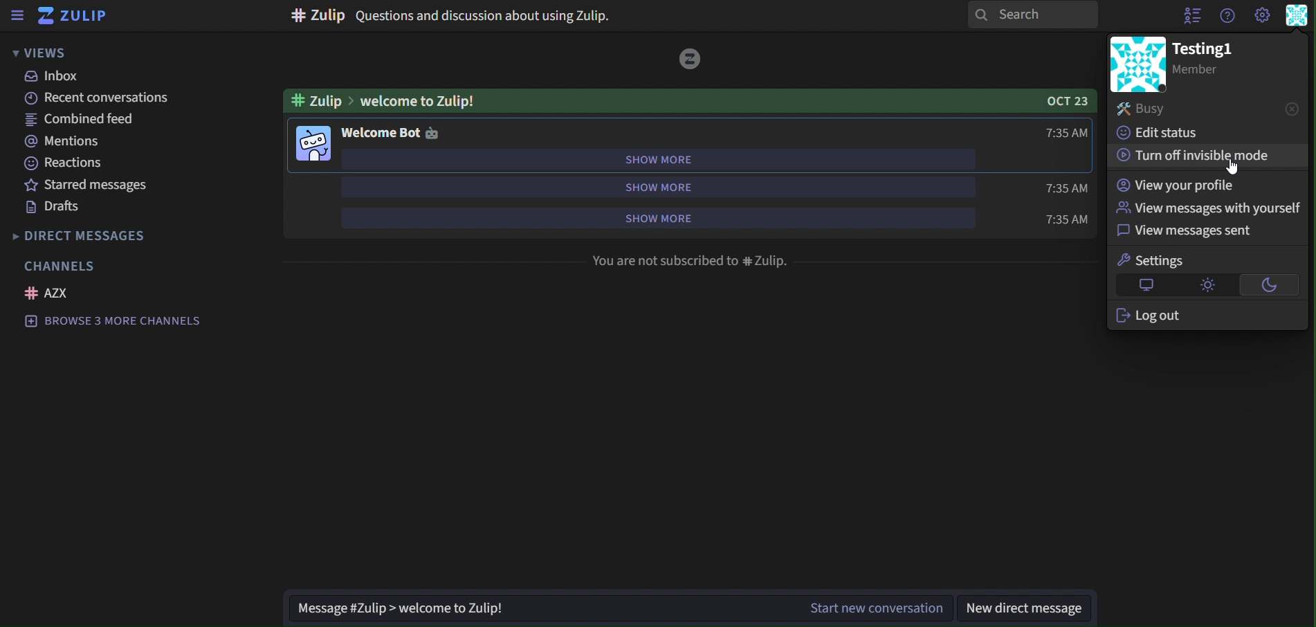 The image size is (1316, 627). I want to click on welcome bot, so click(397, 133).